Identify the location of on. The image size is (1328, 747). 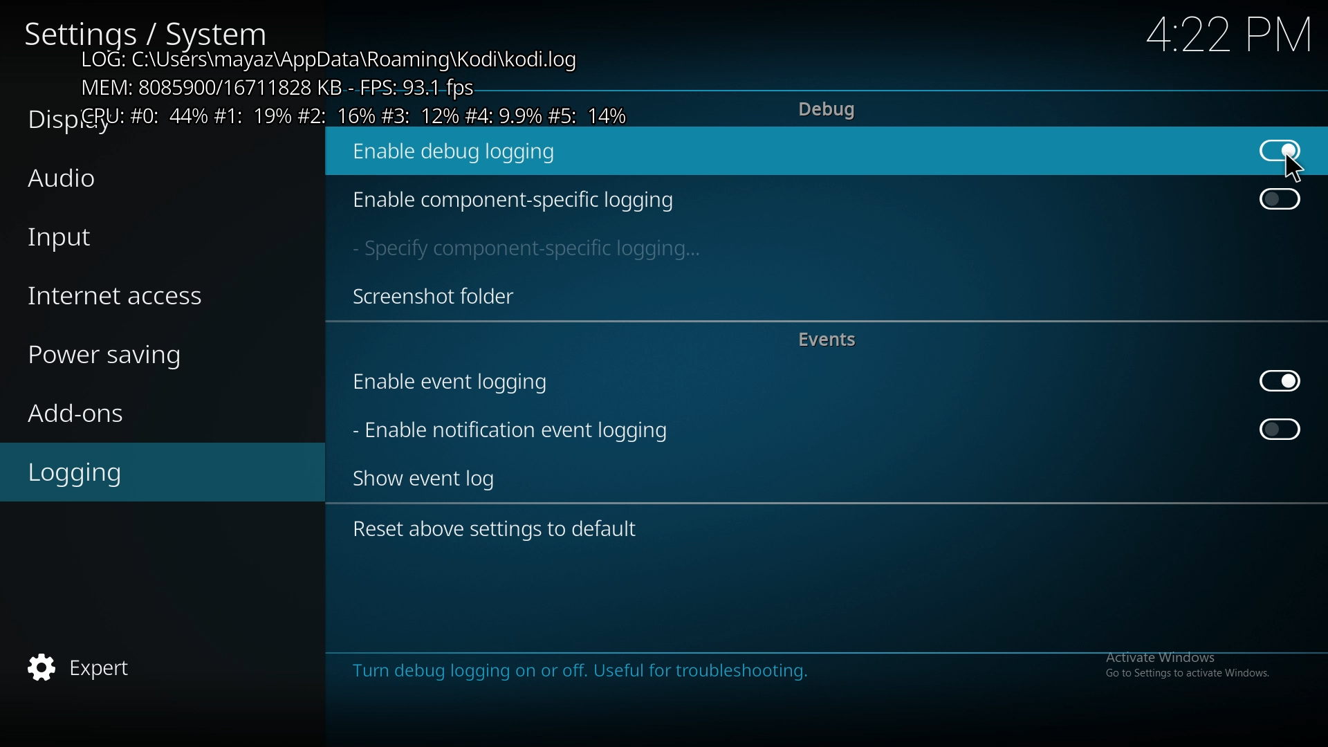
(1280, 380).